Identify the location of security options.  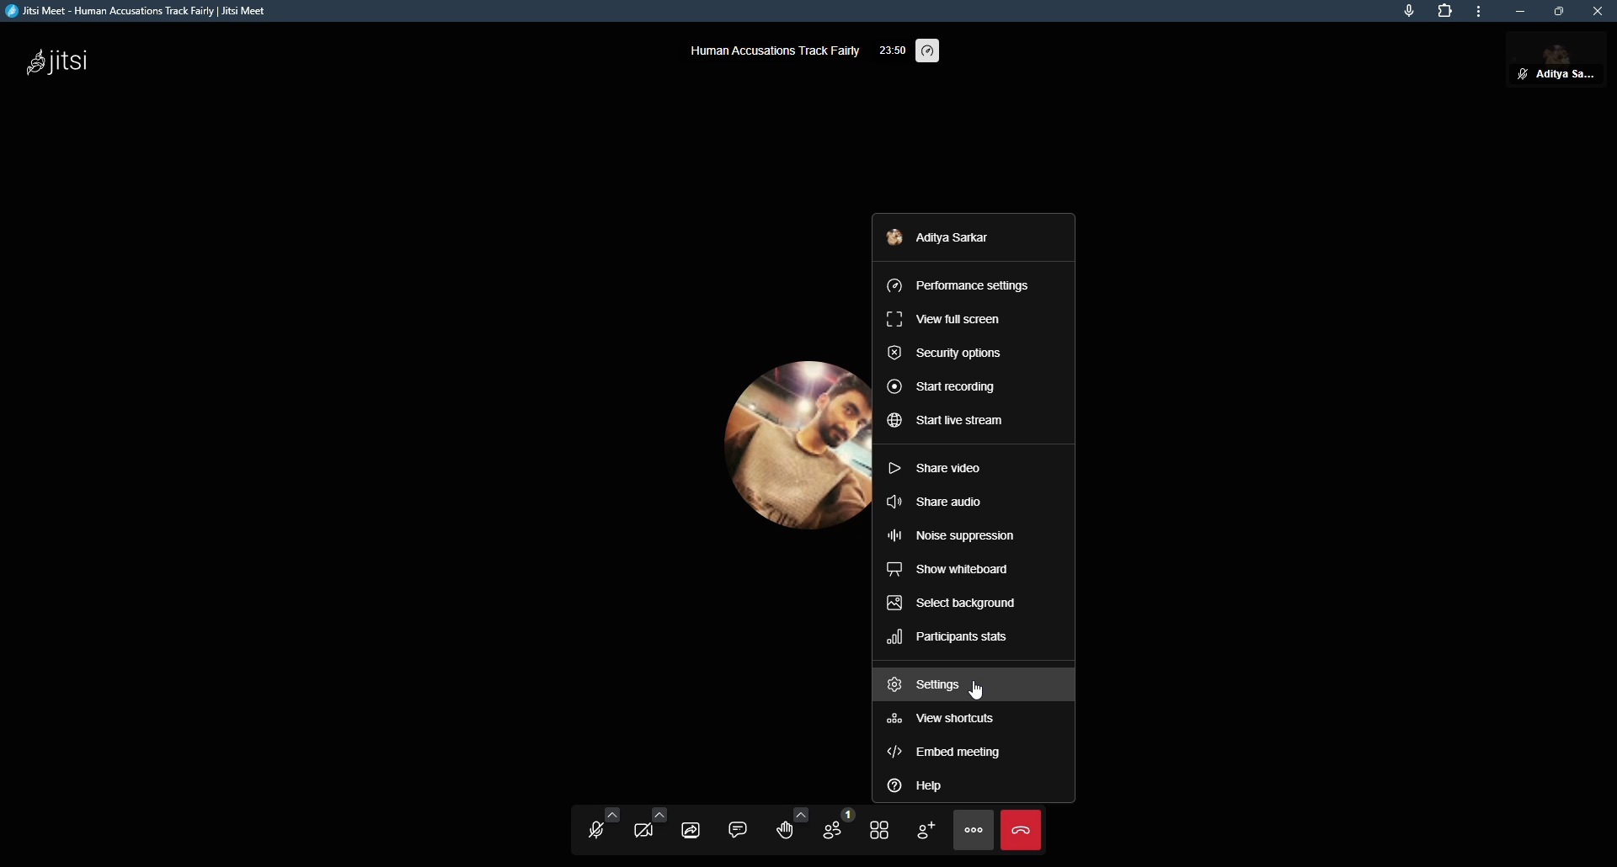
(946, 353).